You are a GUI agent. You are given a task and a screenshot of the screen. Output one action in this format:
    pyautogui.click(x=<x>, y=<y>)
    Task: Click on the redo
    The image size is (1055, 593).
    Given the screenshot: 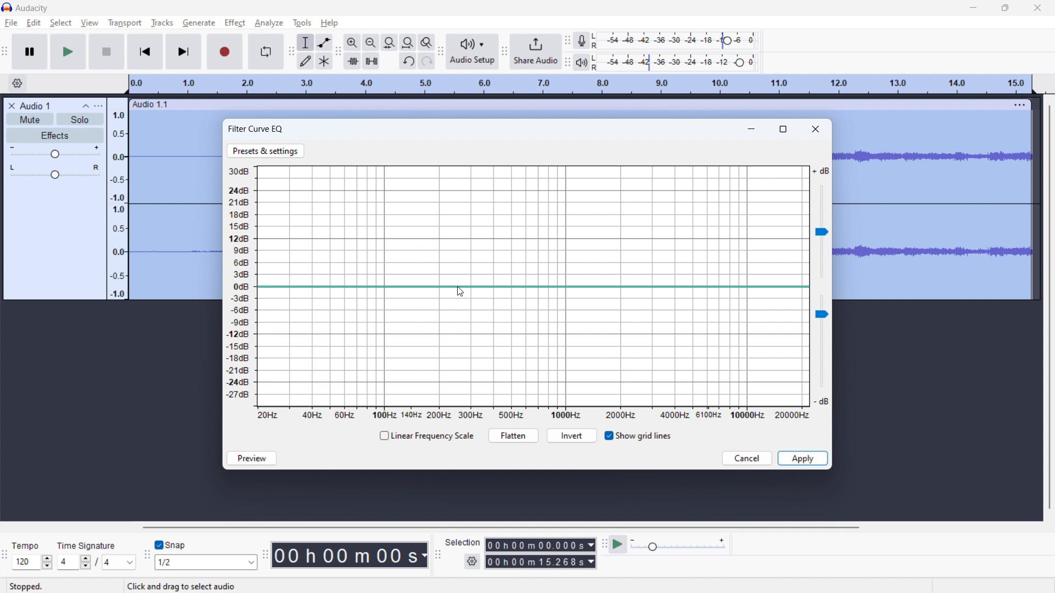 What is the action you would take?
    pyautogui.click(x=426, y=61)
    